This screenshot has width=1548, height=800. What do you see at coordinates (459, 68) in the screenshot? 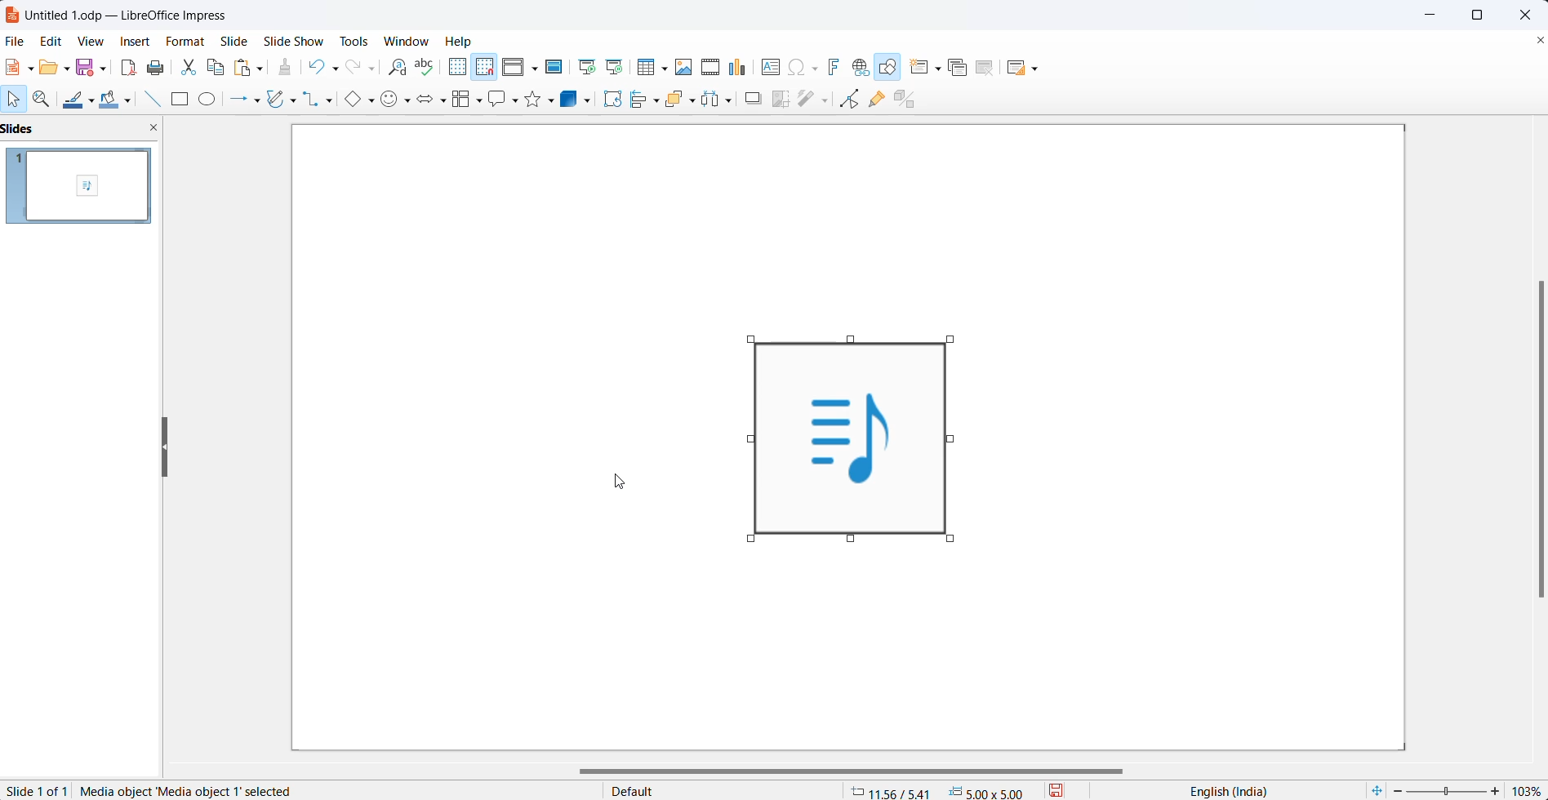
I see `display grid` at bounding box center [459, 68].